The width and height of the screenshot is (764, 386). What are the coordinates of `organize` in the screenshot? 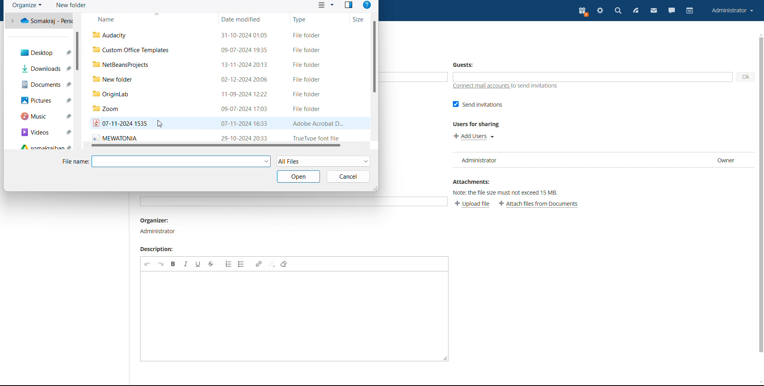 It's located at (27, 5).